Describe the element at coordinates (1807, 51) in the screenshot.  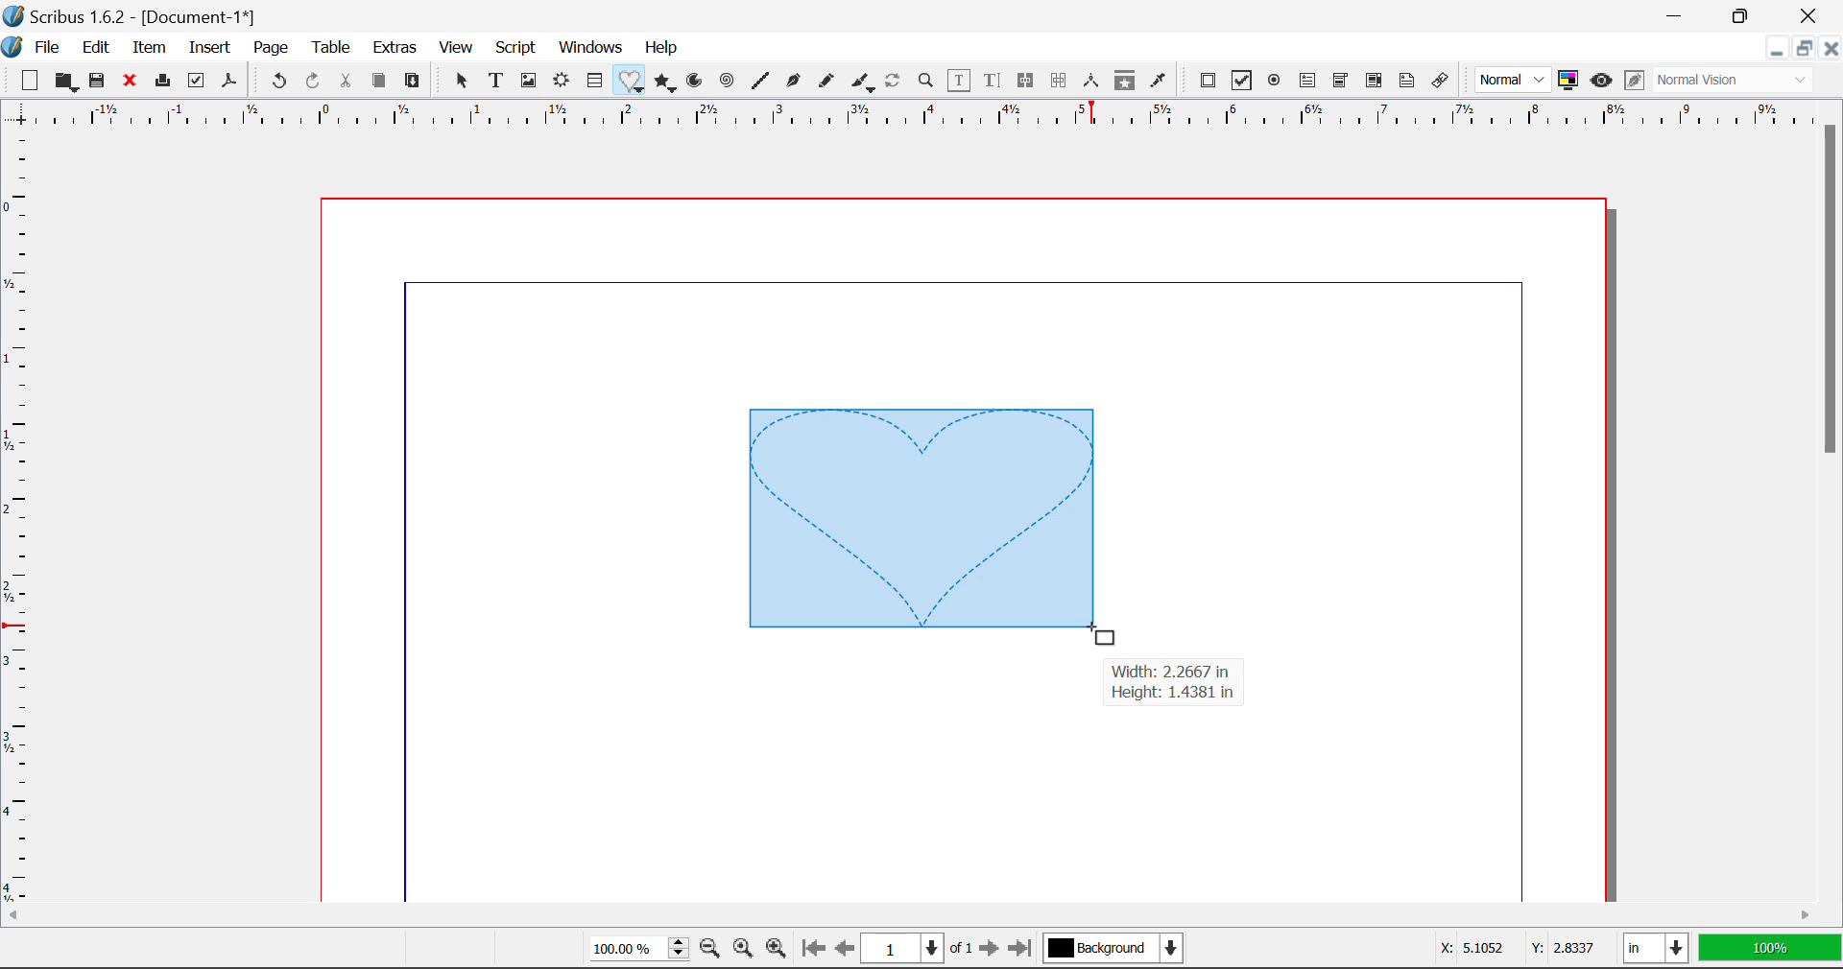
I see `Minimize` at that location.